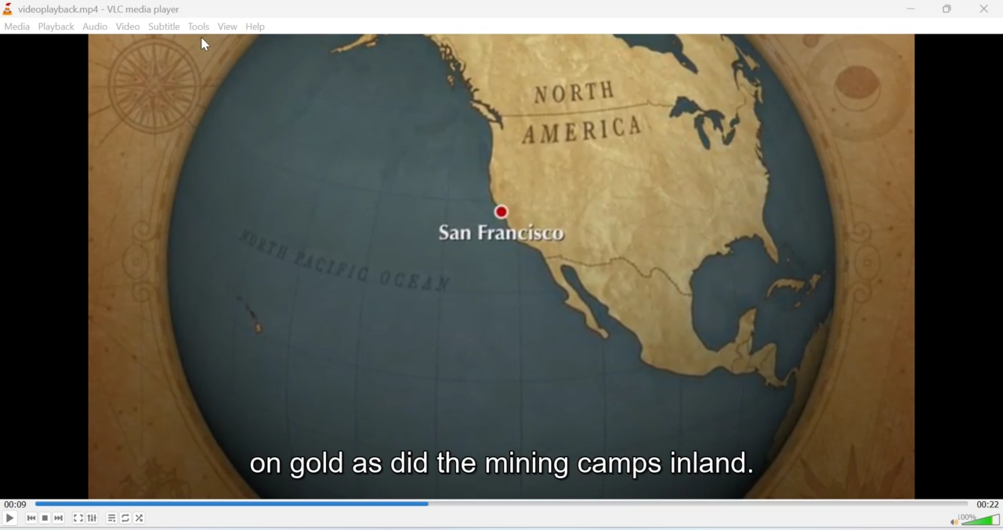 The image size is (1003, 530). I want to click on minimise, so click(913, 9).